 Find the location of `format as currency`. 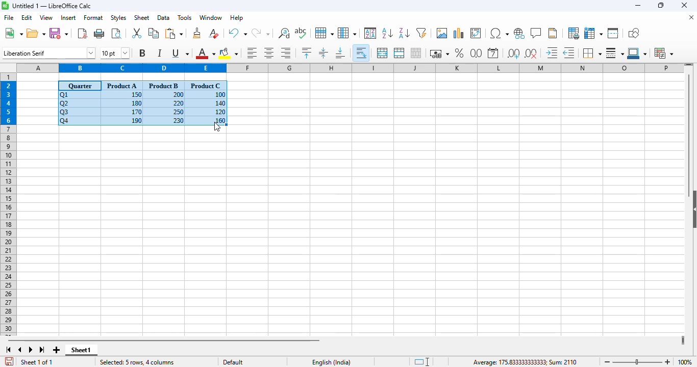

format as currency is located at coordinates (439, 54).